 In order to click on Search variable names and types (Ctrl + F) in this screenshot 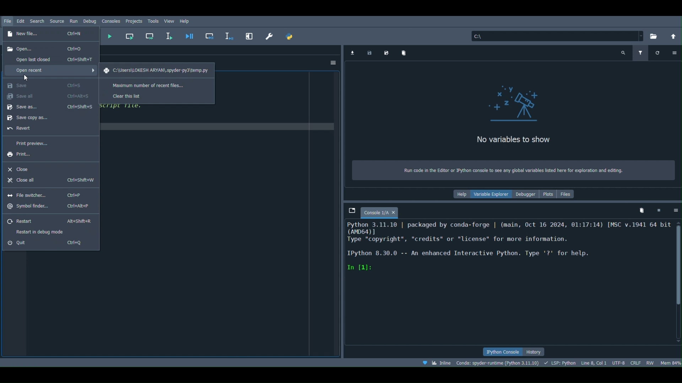, I will do `click(624, 51)`.